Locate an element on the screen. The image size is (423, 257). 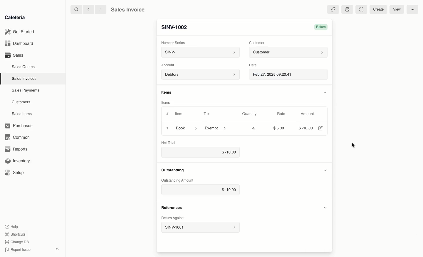
Shortcuts is located at coordinates (16, 234).